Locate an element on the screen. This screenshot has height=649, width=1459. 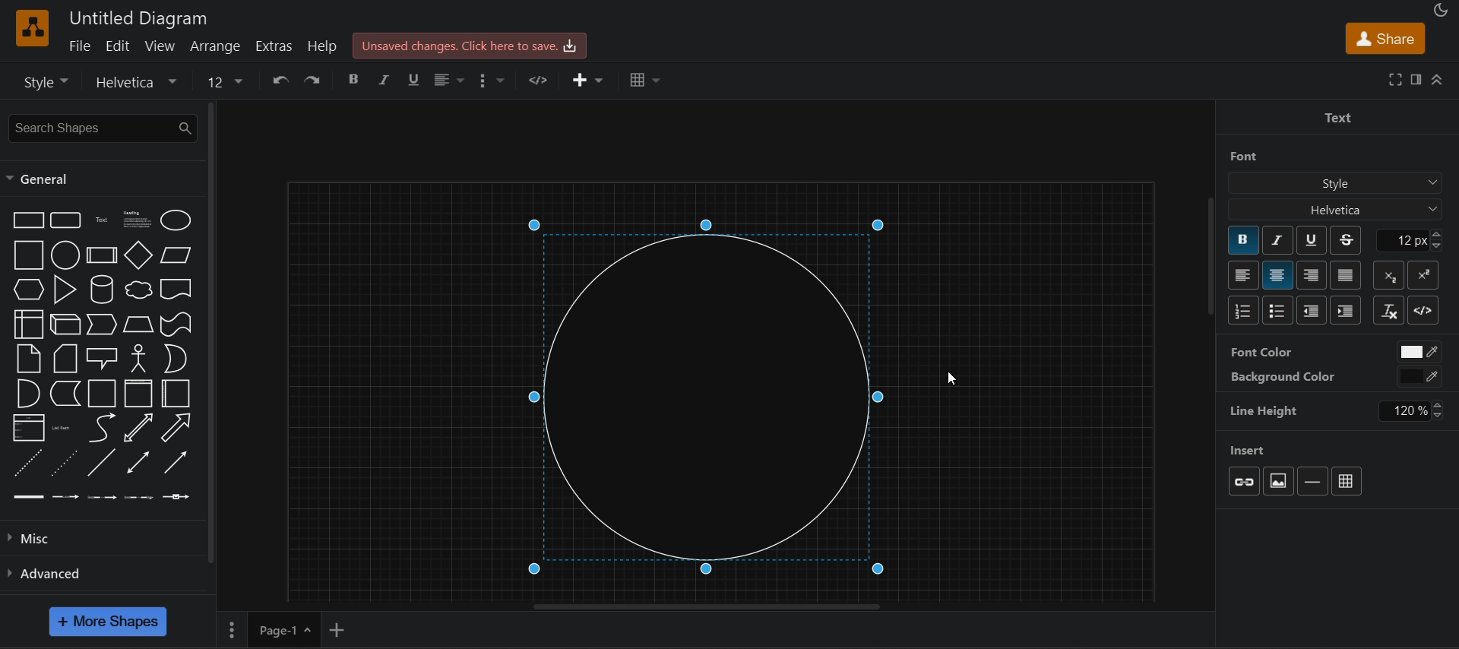
image is located at coordinates (1278, 481).